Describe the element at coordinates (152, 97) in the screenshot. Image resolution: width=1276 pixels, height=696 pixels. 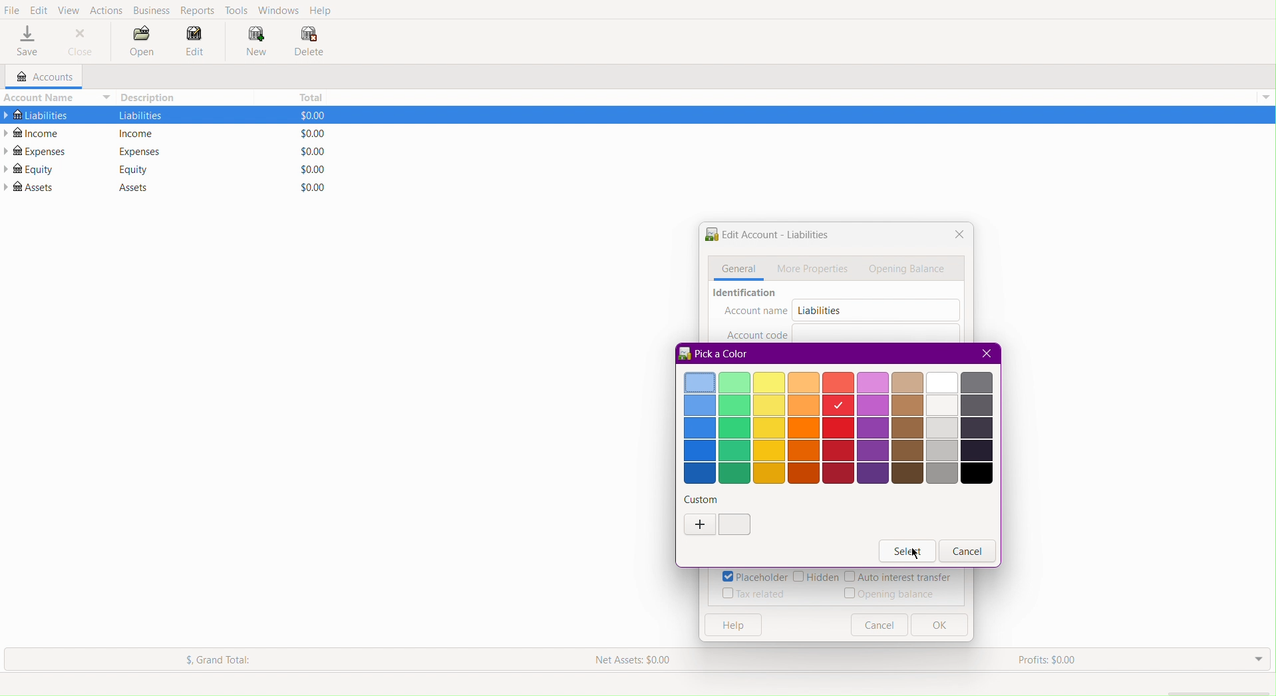
I see `Description` at that location.